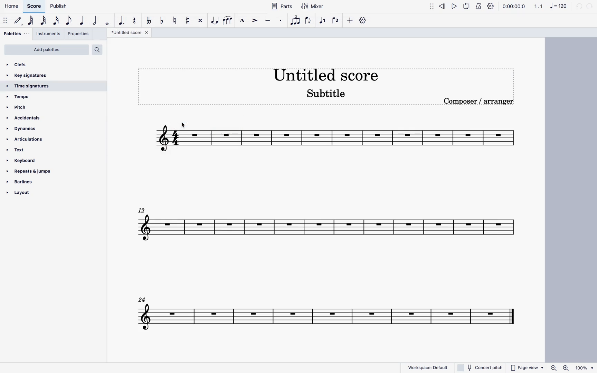 This screenshot has width=597, height=373. I want to click on 1.1, so click(537, 7).